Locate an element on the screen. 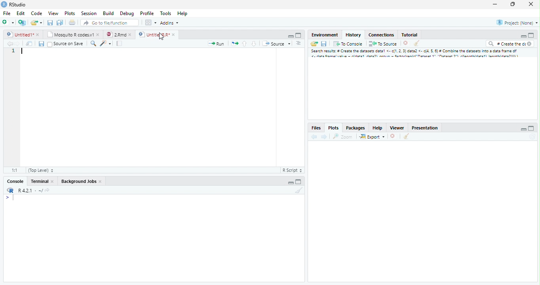  Next is located at coordinates (17, 45).